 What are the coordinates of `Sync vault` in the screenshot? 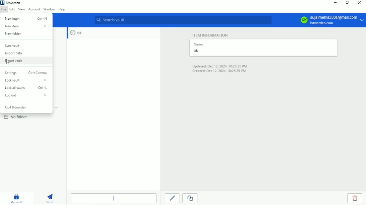 It's located at (12, 46).